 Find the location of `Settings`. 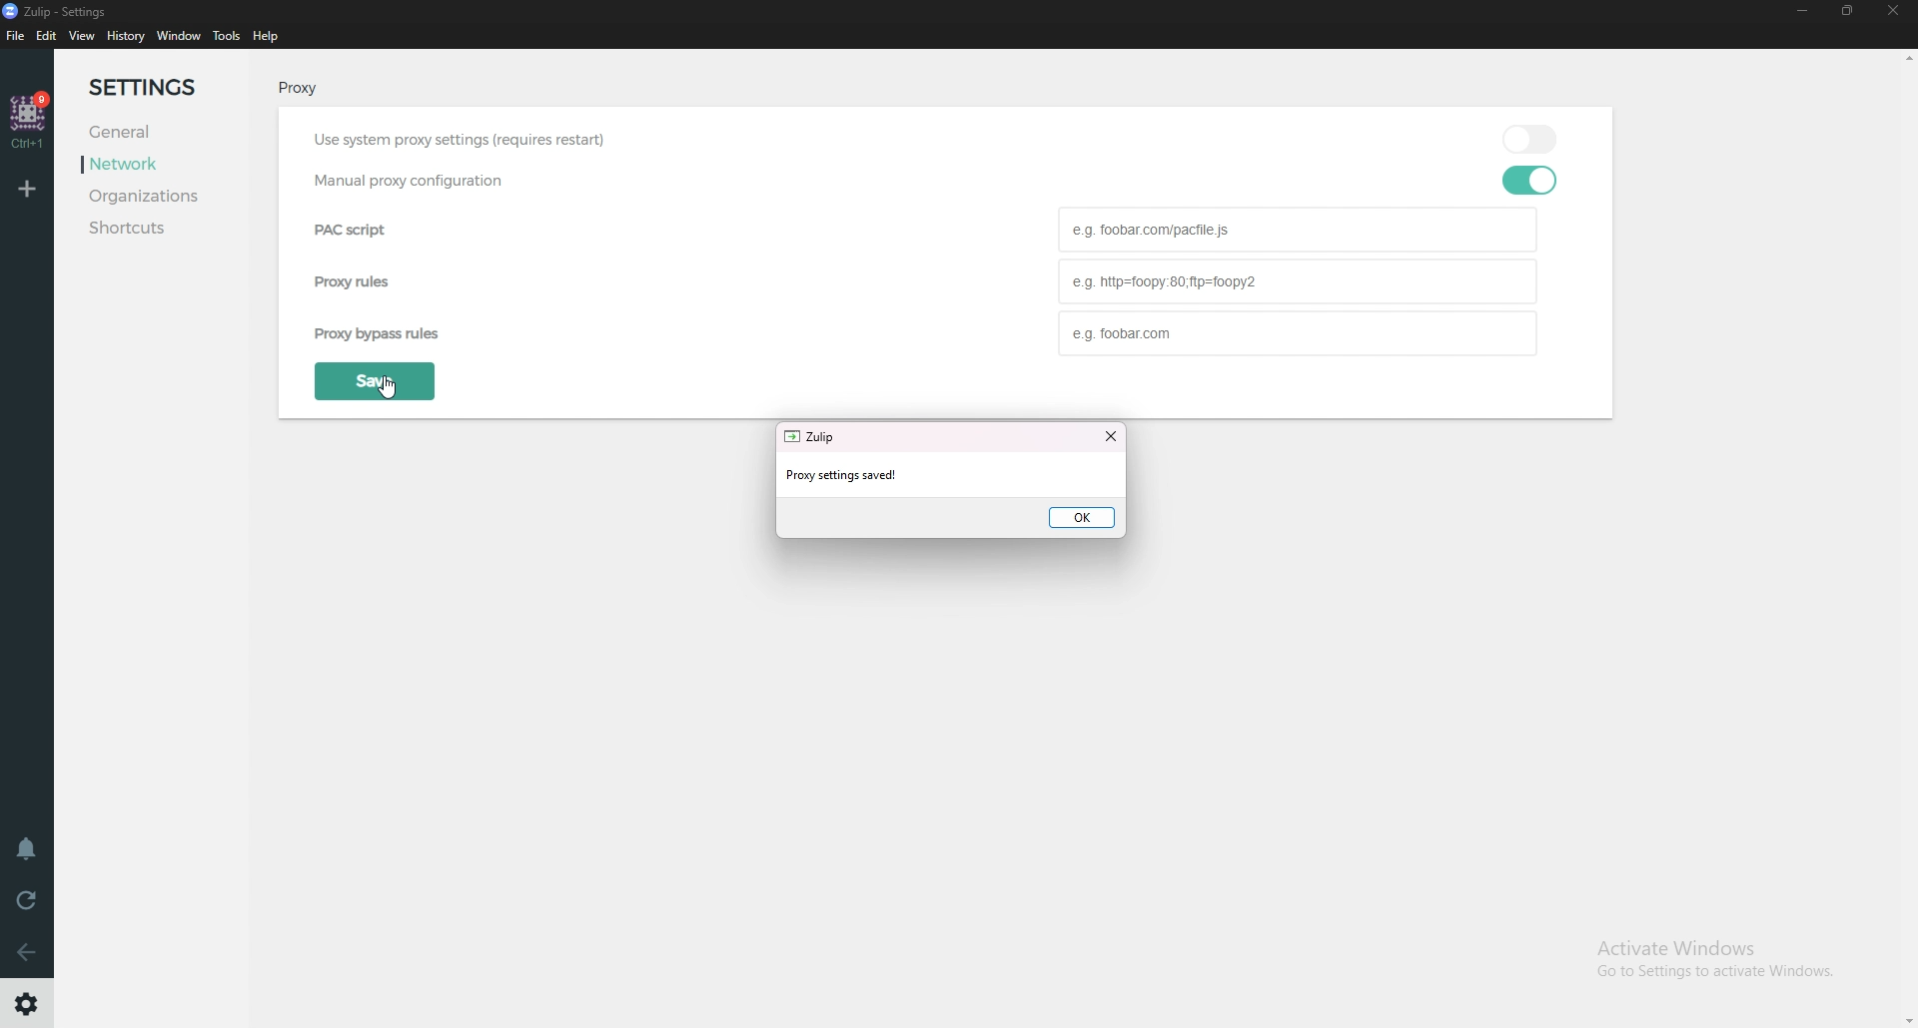

Settings is located at coordinates (28, 1004).